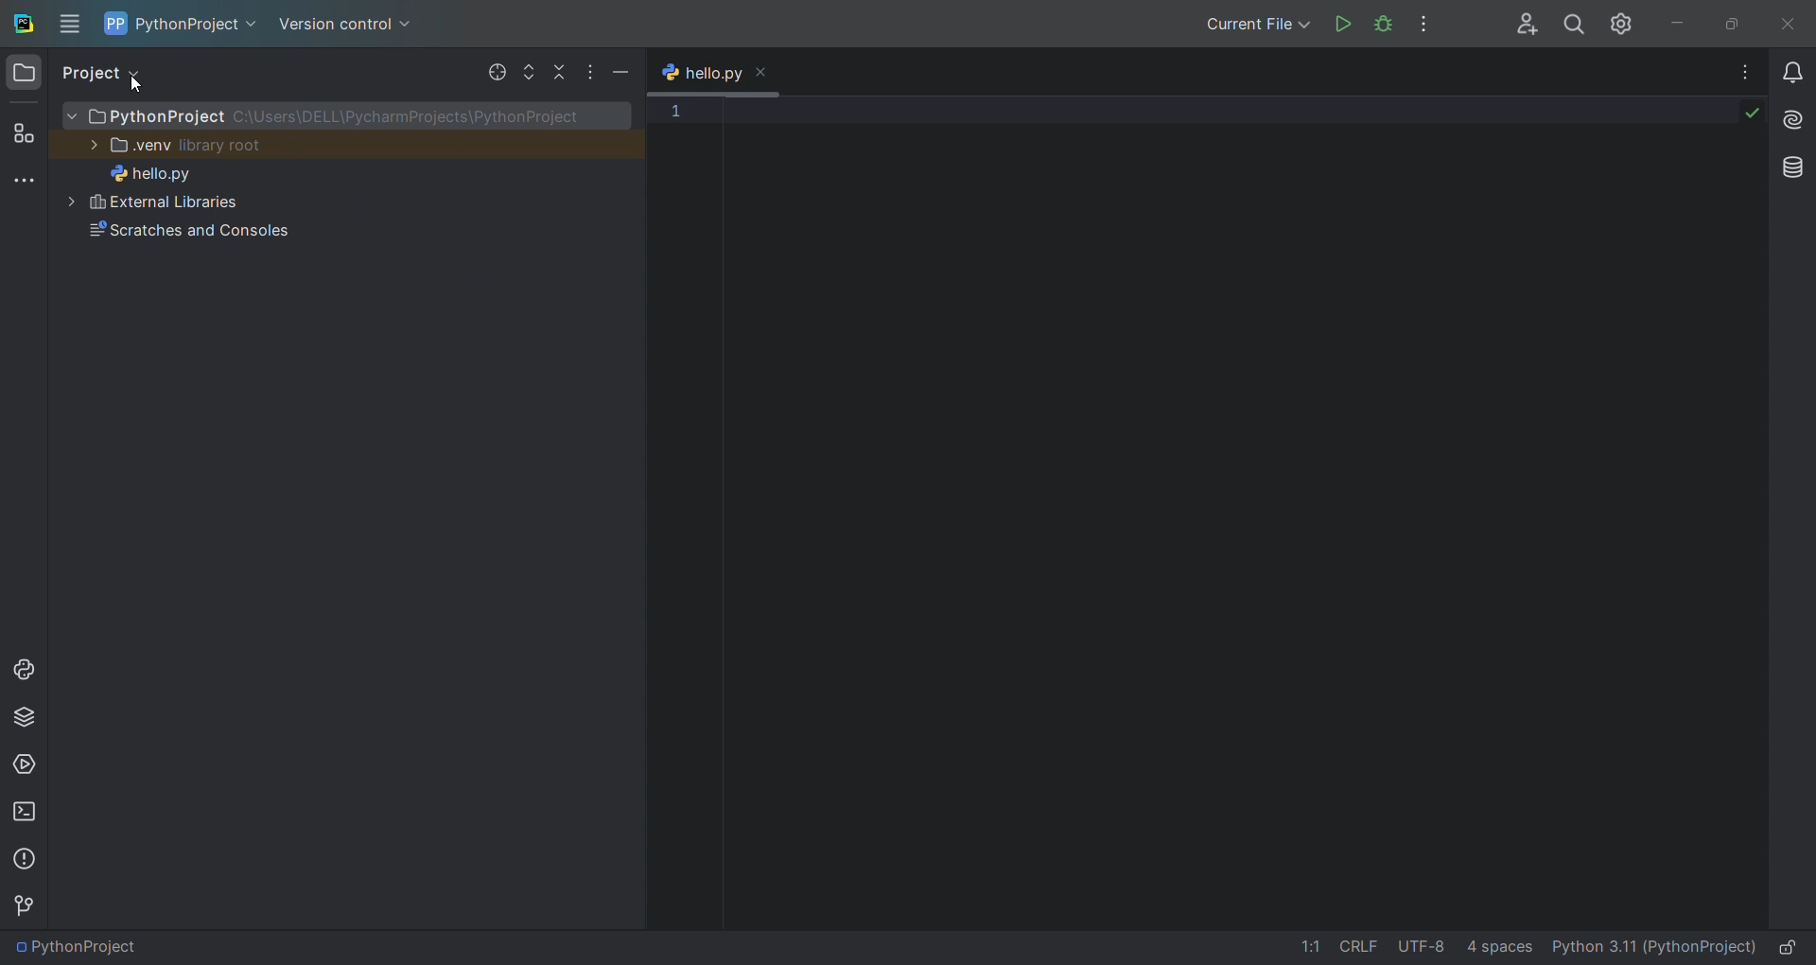  Describe the element at coordinates (97, 72) in the screenshot. I see `project view` at that location.